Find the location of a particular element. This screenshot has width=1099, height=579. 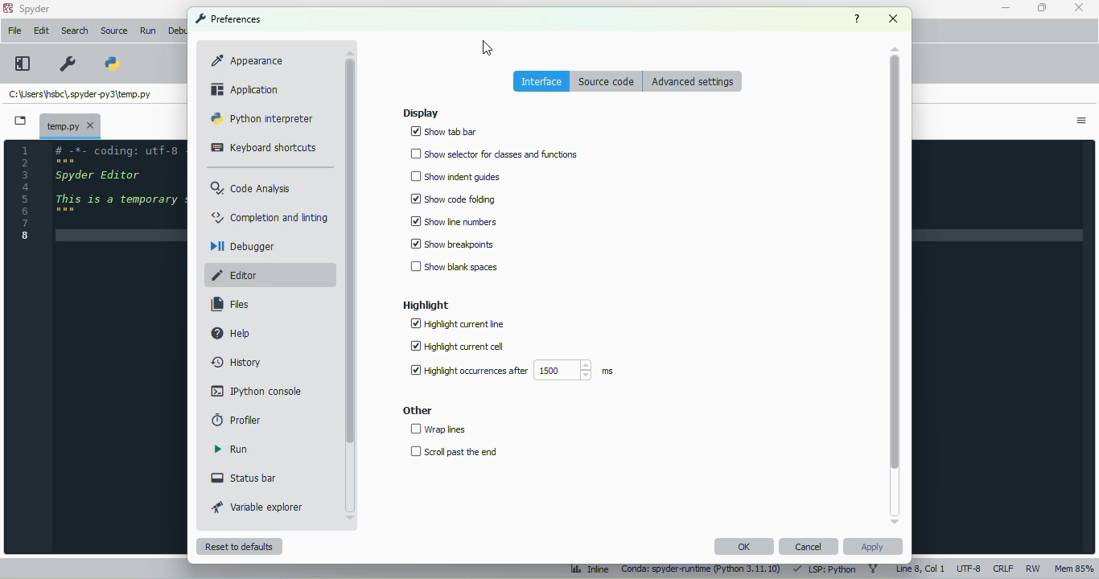

show blank spaces is located at coordinates (453, 266).